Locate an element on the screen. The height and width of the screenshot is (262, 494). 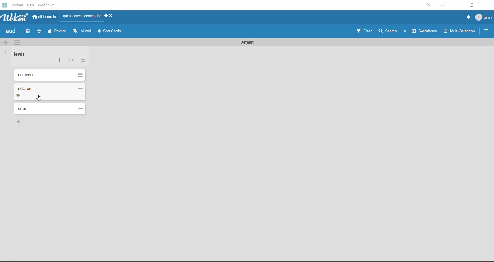
add list is located at coordinates (5, 53).